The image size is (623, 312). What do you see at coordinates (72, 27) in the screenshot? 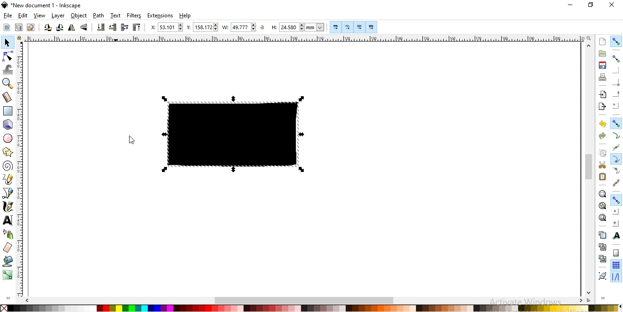
I see `flip selected objects horizontally` at bounding box center [72, 27].